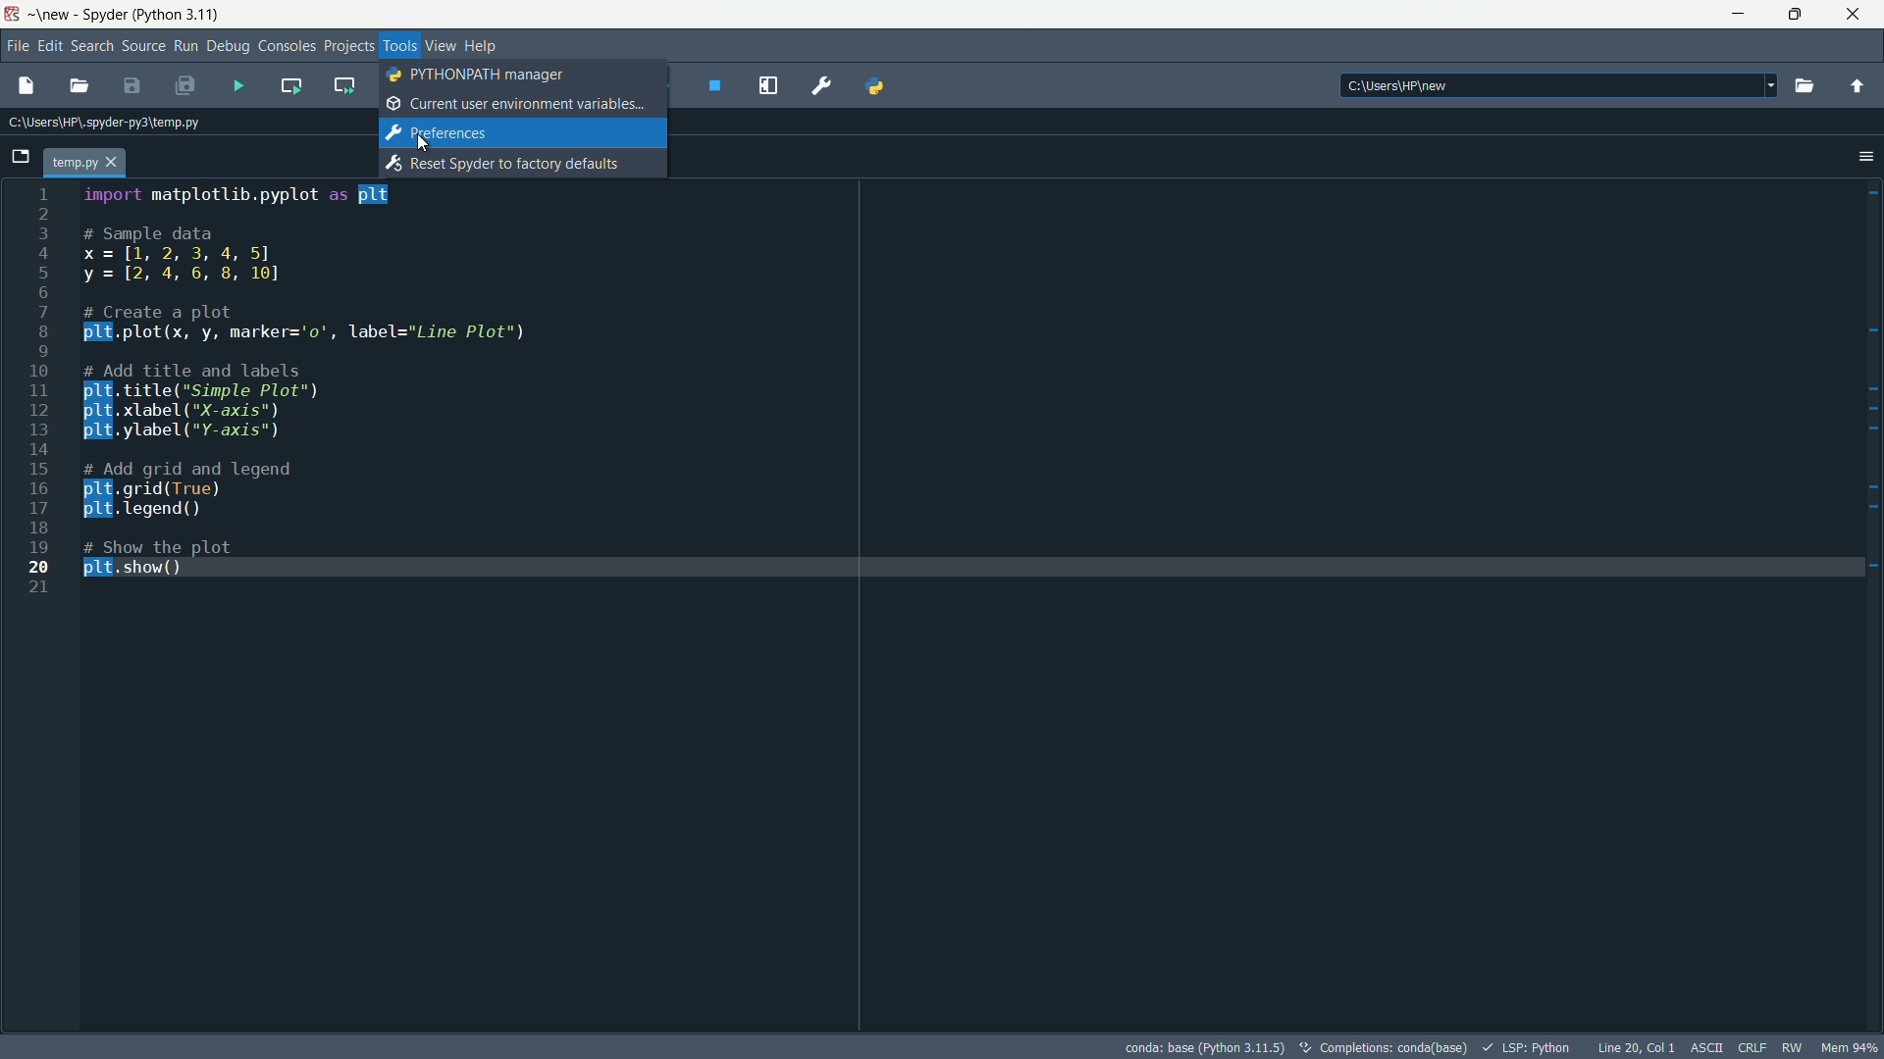 Image resolution: width=1884 pixels, height=1059 pixels. I want to click on run file, so click(239, 86).